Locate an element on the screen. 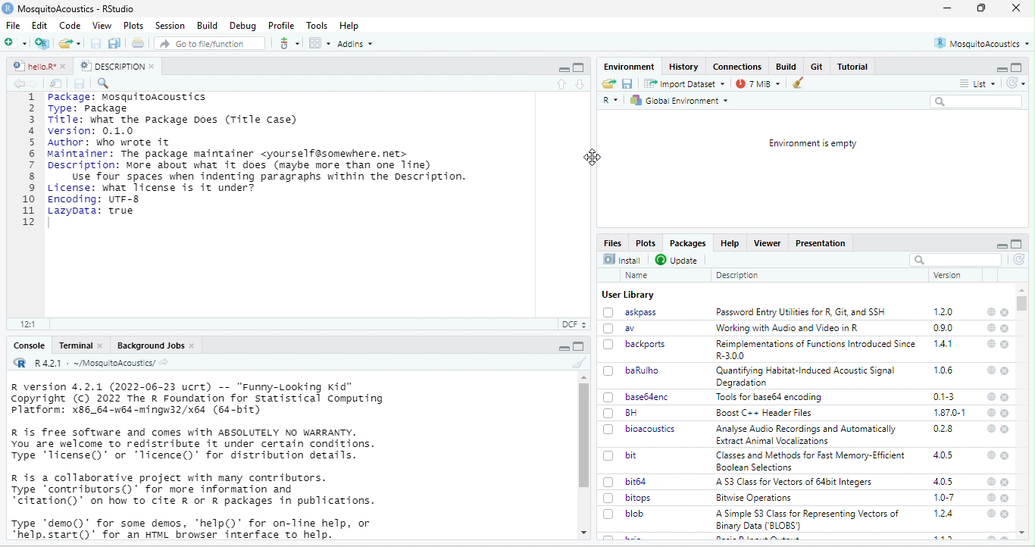  close is located at coordinates (1005, 514).